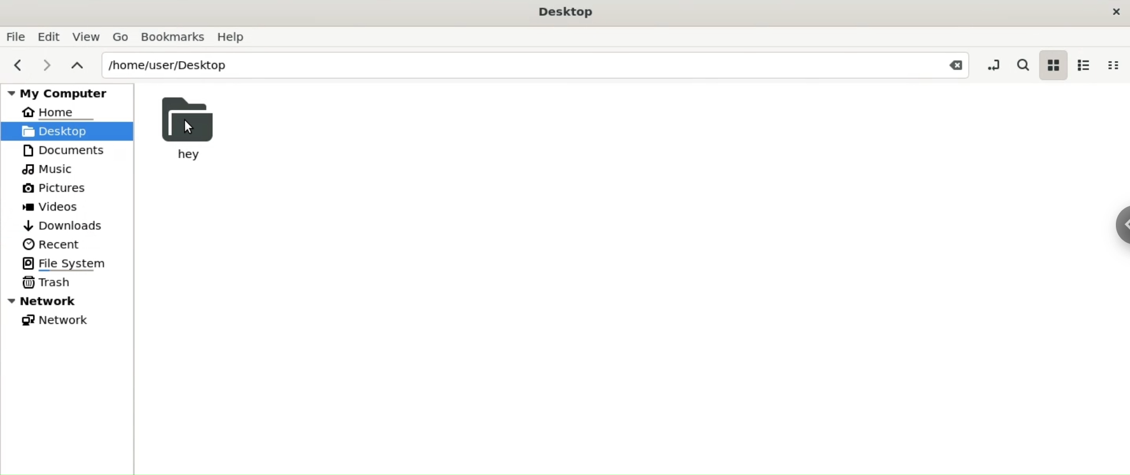 The width and height of the screenshot is (1130, 475). Describe the element at coordinates (75, 67) in the screenshot. I see `parent folders` at that location.